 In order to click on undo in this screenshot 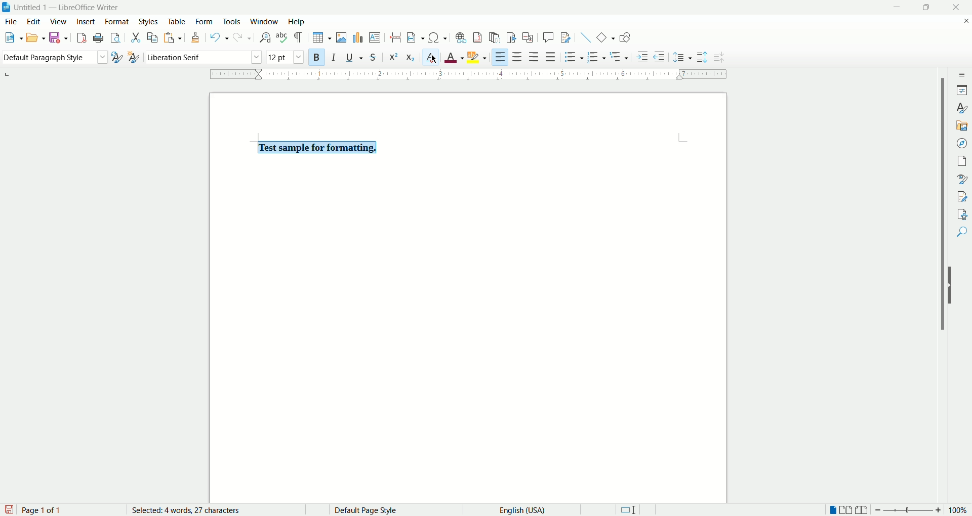, I will do `click(219, 37)`.